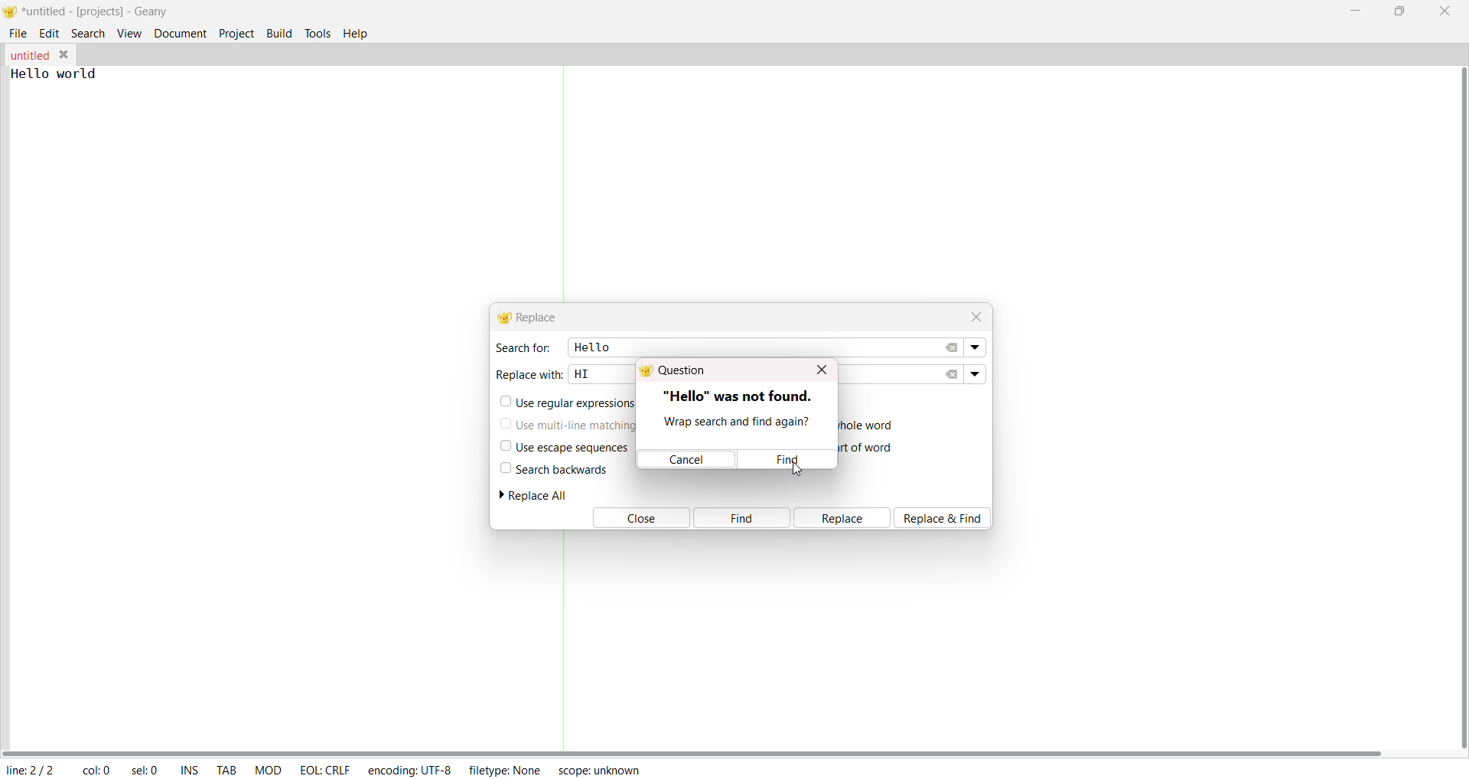 The image size is (1469, 779). What do you see at coordinates (977, 348) in the screenshot?
I see `search dropdown` at bounding box center [977, 348].